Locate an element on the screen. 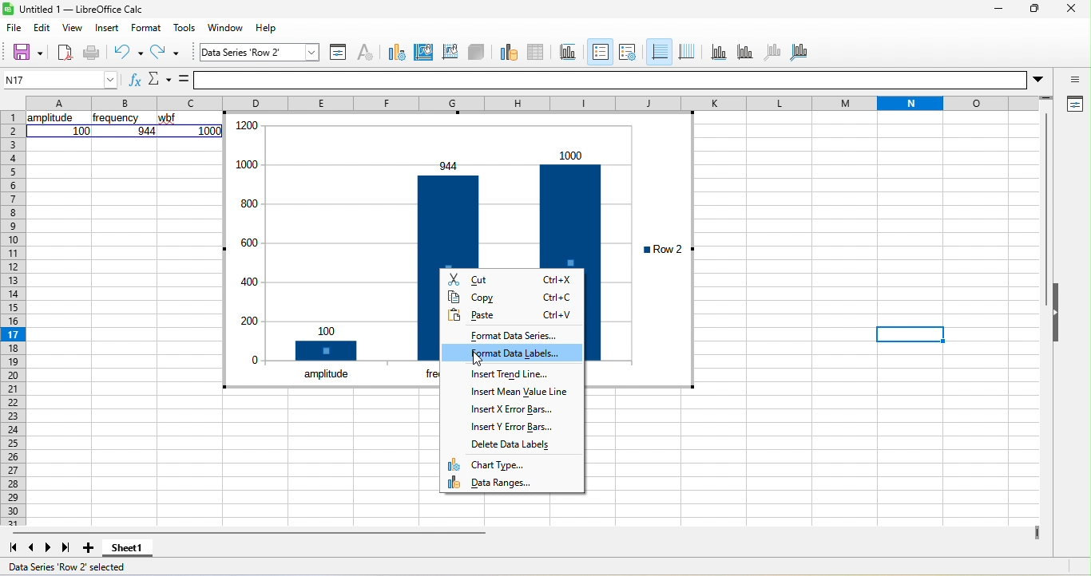  format data series is located at coordinates (516, 336).